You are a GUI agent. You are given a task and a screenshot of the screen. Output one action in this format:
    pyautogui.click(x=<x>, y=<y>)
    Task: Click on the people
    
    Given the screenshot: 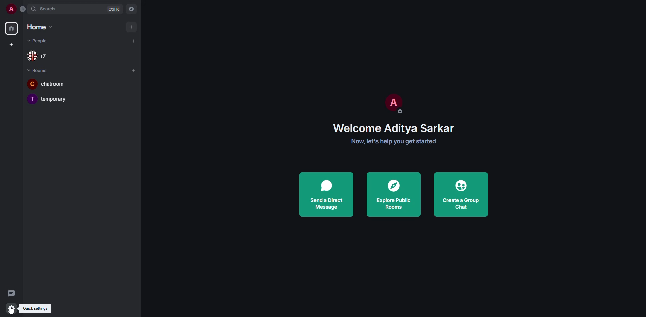 What is the action you would take?
    pyautogui.click(x=39, y=57)
    